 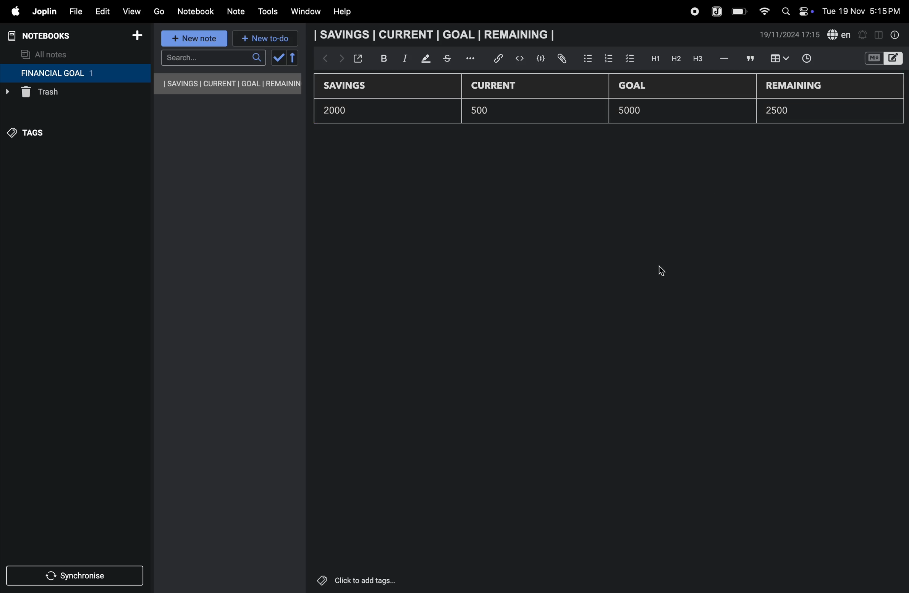 I want to click on current, so click(x=499, y=86).